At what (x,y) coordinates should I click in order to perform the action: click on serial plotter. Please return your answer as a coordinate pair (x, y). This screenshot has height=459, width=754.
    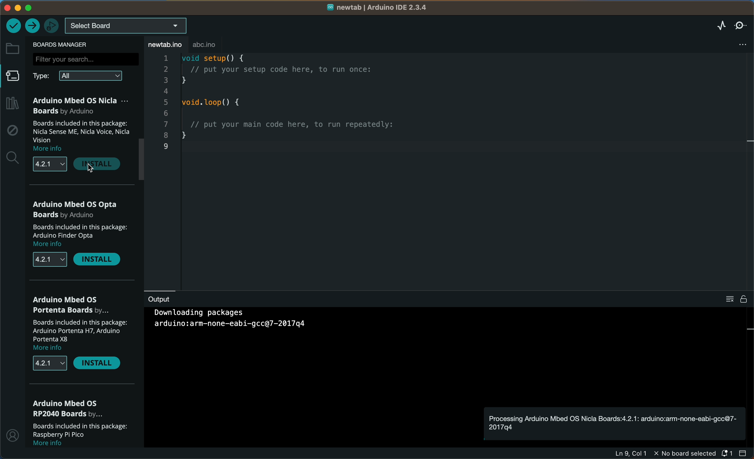
    Looking at the image, I should click on (720, 25).